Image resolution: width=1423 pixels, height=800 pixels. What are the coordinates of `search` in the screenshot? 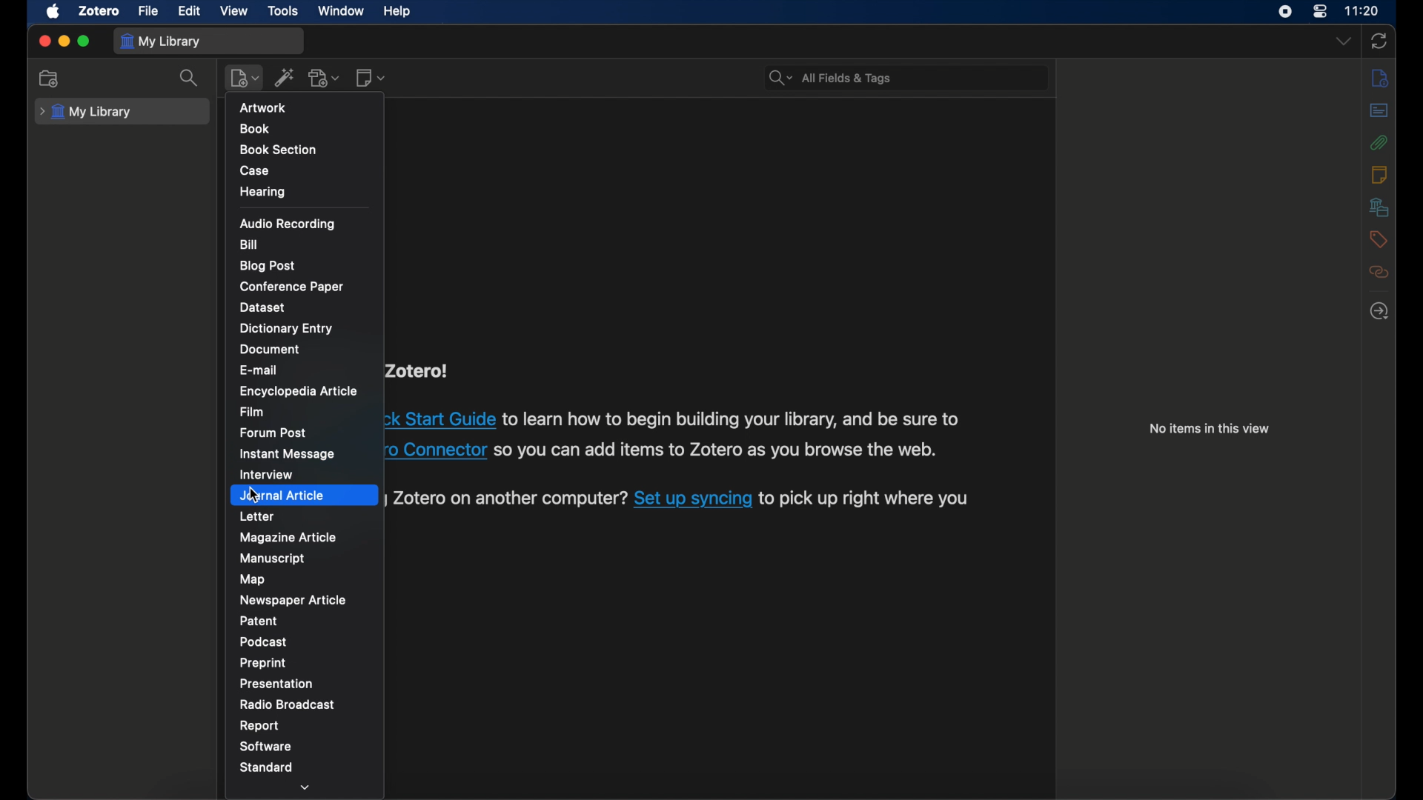 It's located at (828, 76).